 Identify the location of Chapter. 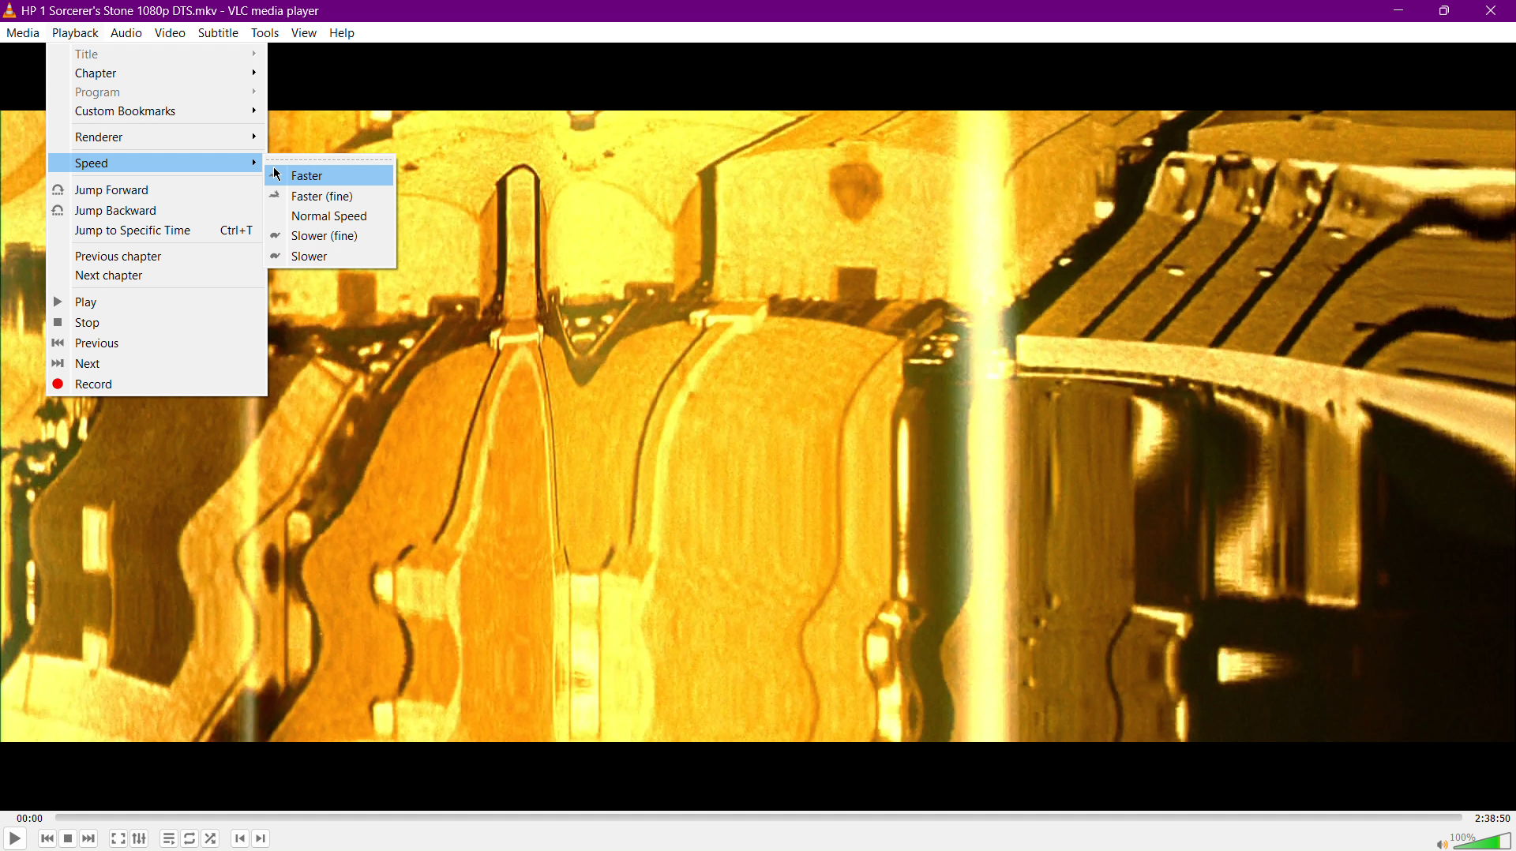
(159, 74).